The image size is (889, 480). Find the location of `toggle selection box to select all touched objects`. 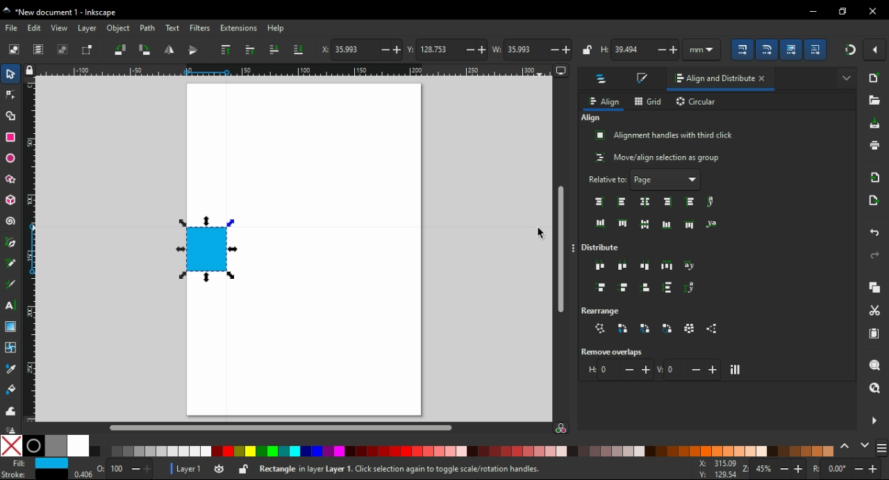

toggle selection box to select all touched objects is located at coordinates (88, 50).